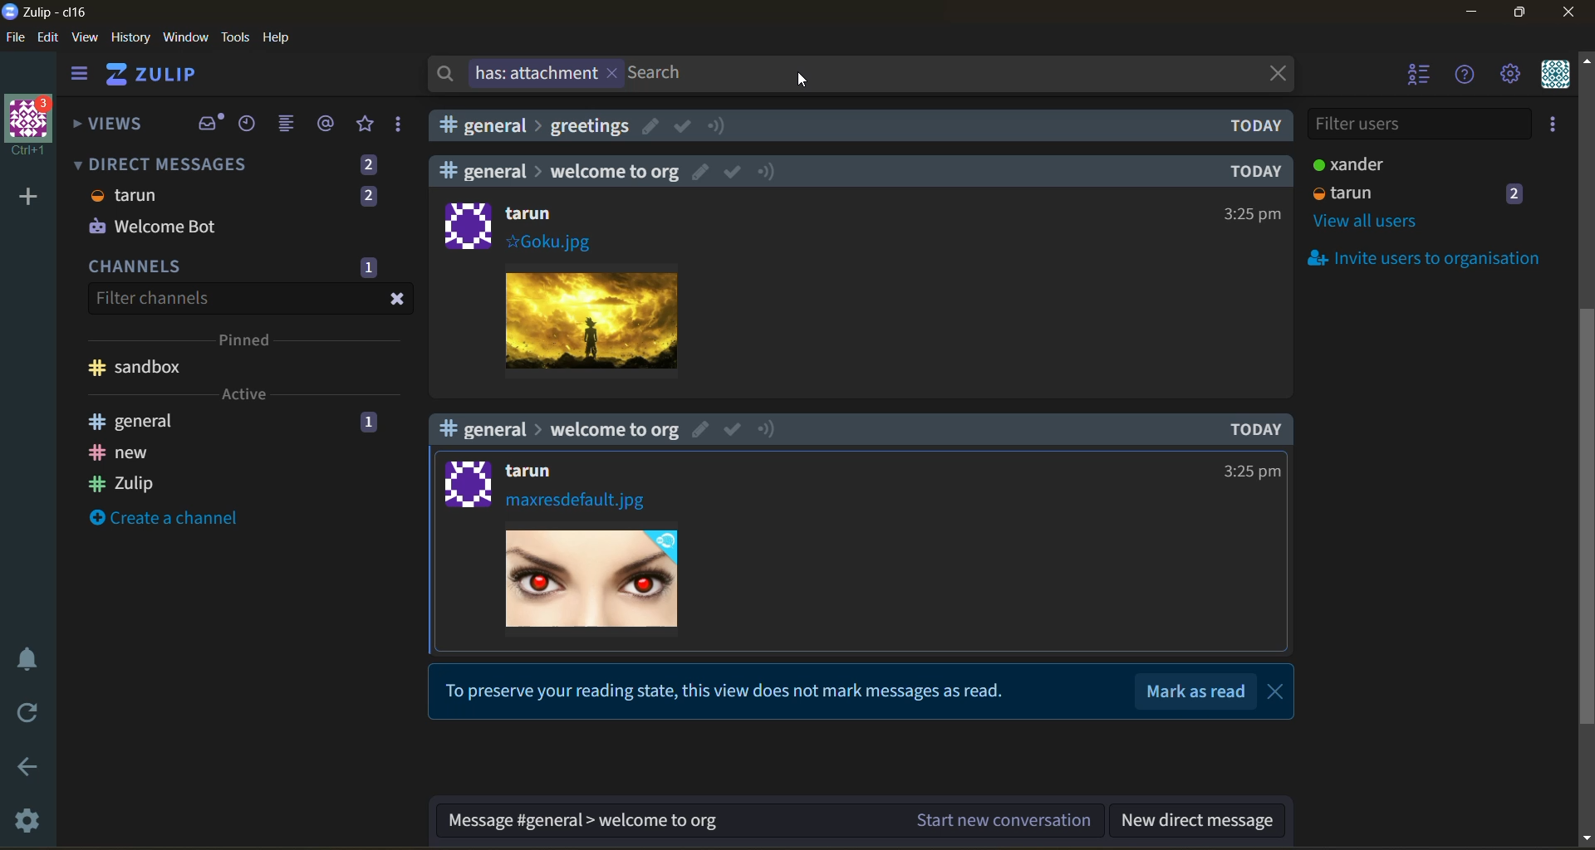 The width and height of the screenshot is (1595, 850). Describe the element at coordinates (29, 196) in the screenshot. I see `add a new organisation` at that location.